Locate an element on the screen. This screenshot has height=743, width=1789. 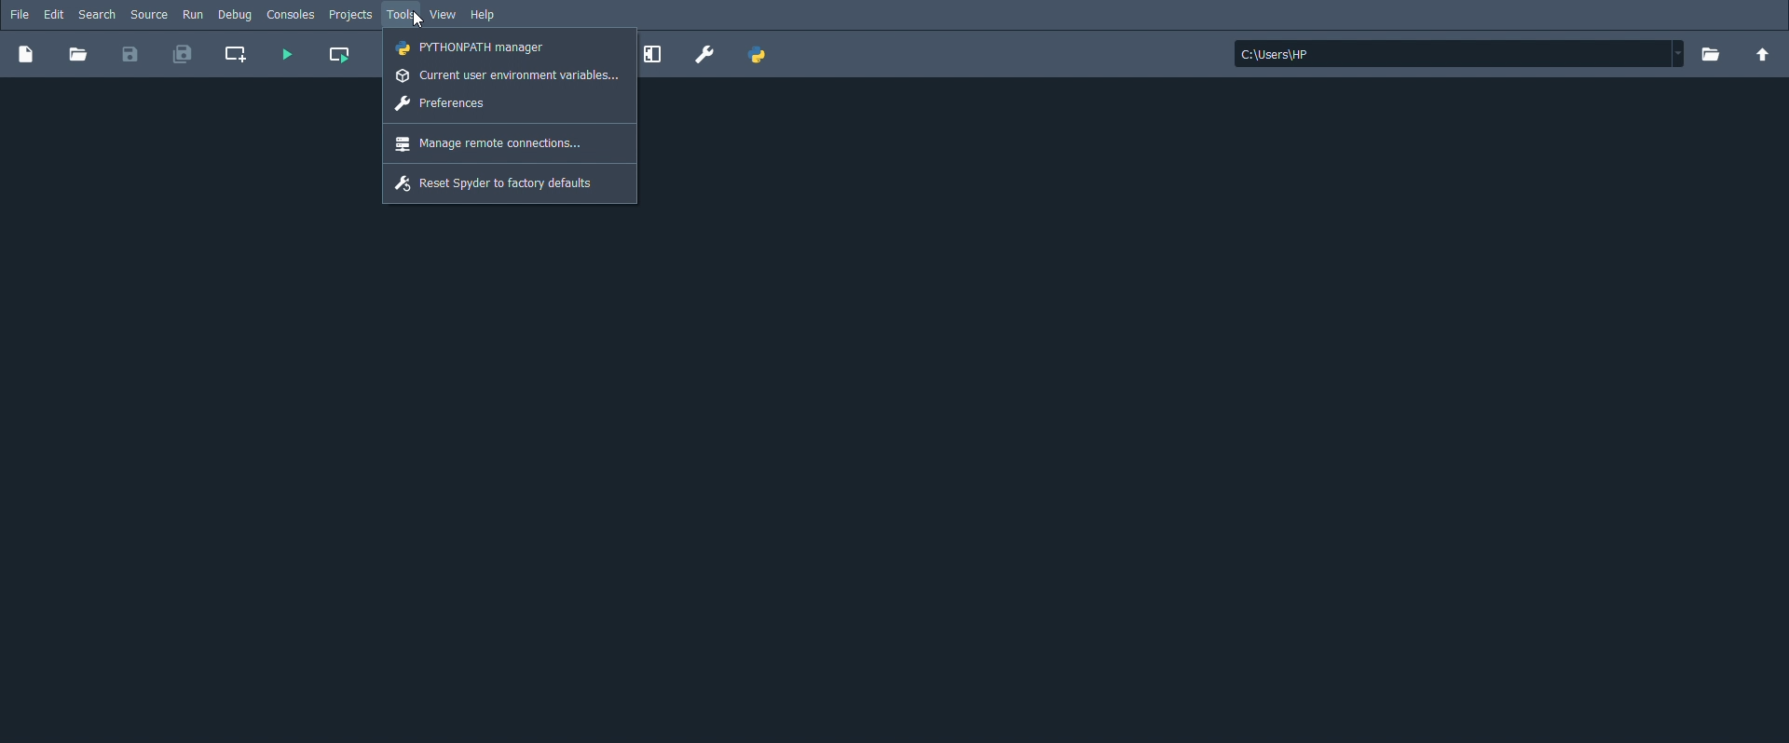
Create new cell at the current line is located at coordinates (239, 56).